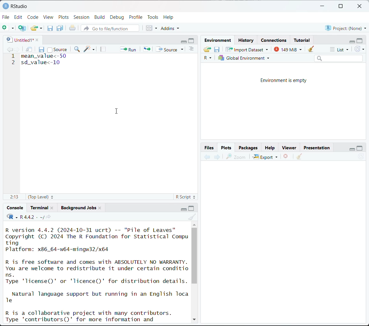 The width and height of the screenshot is (369, 326). I want to click on Terminal, so click(40, 207).